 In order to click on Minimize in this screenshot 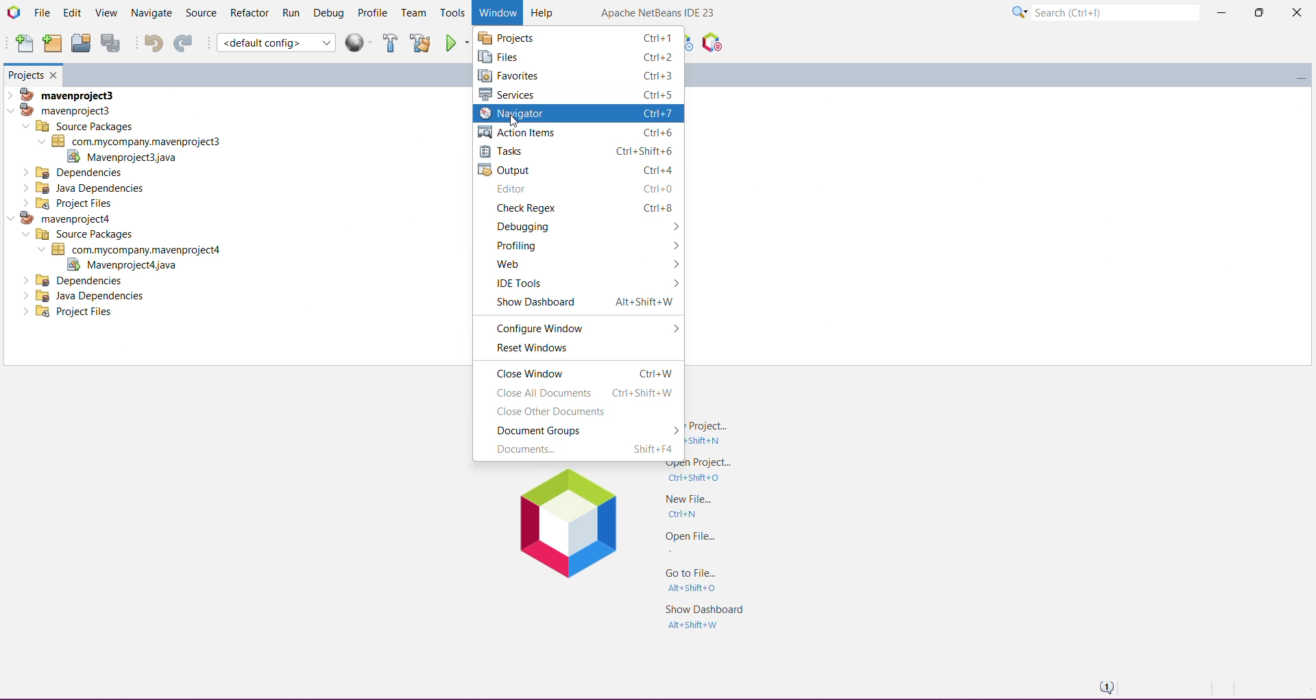, I will do `click(1221, 14)`.